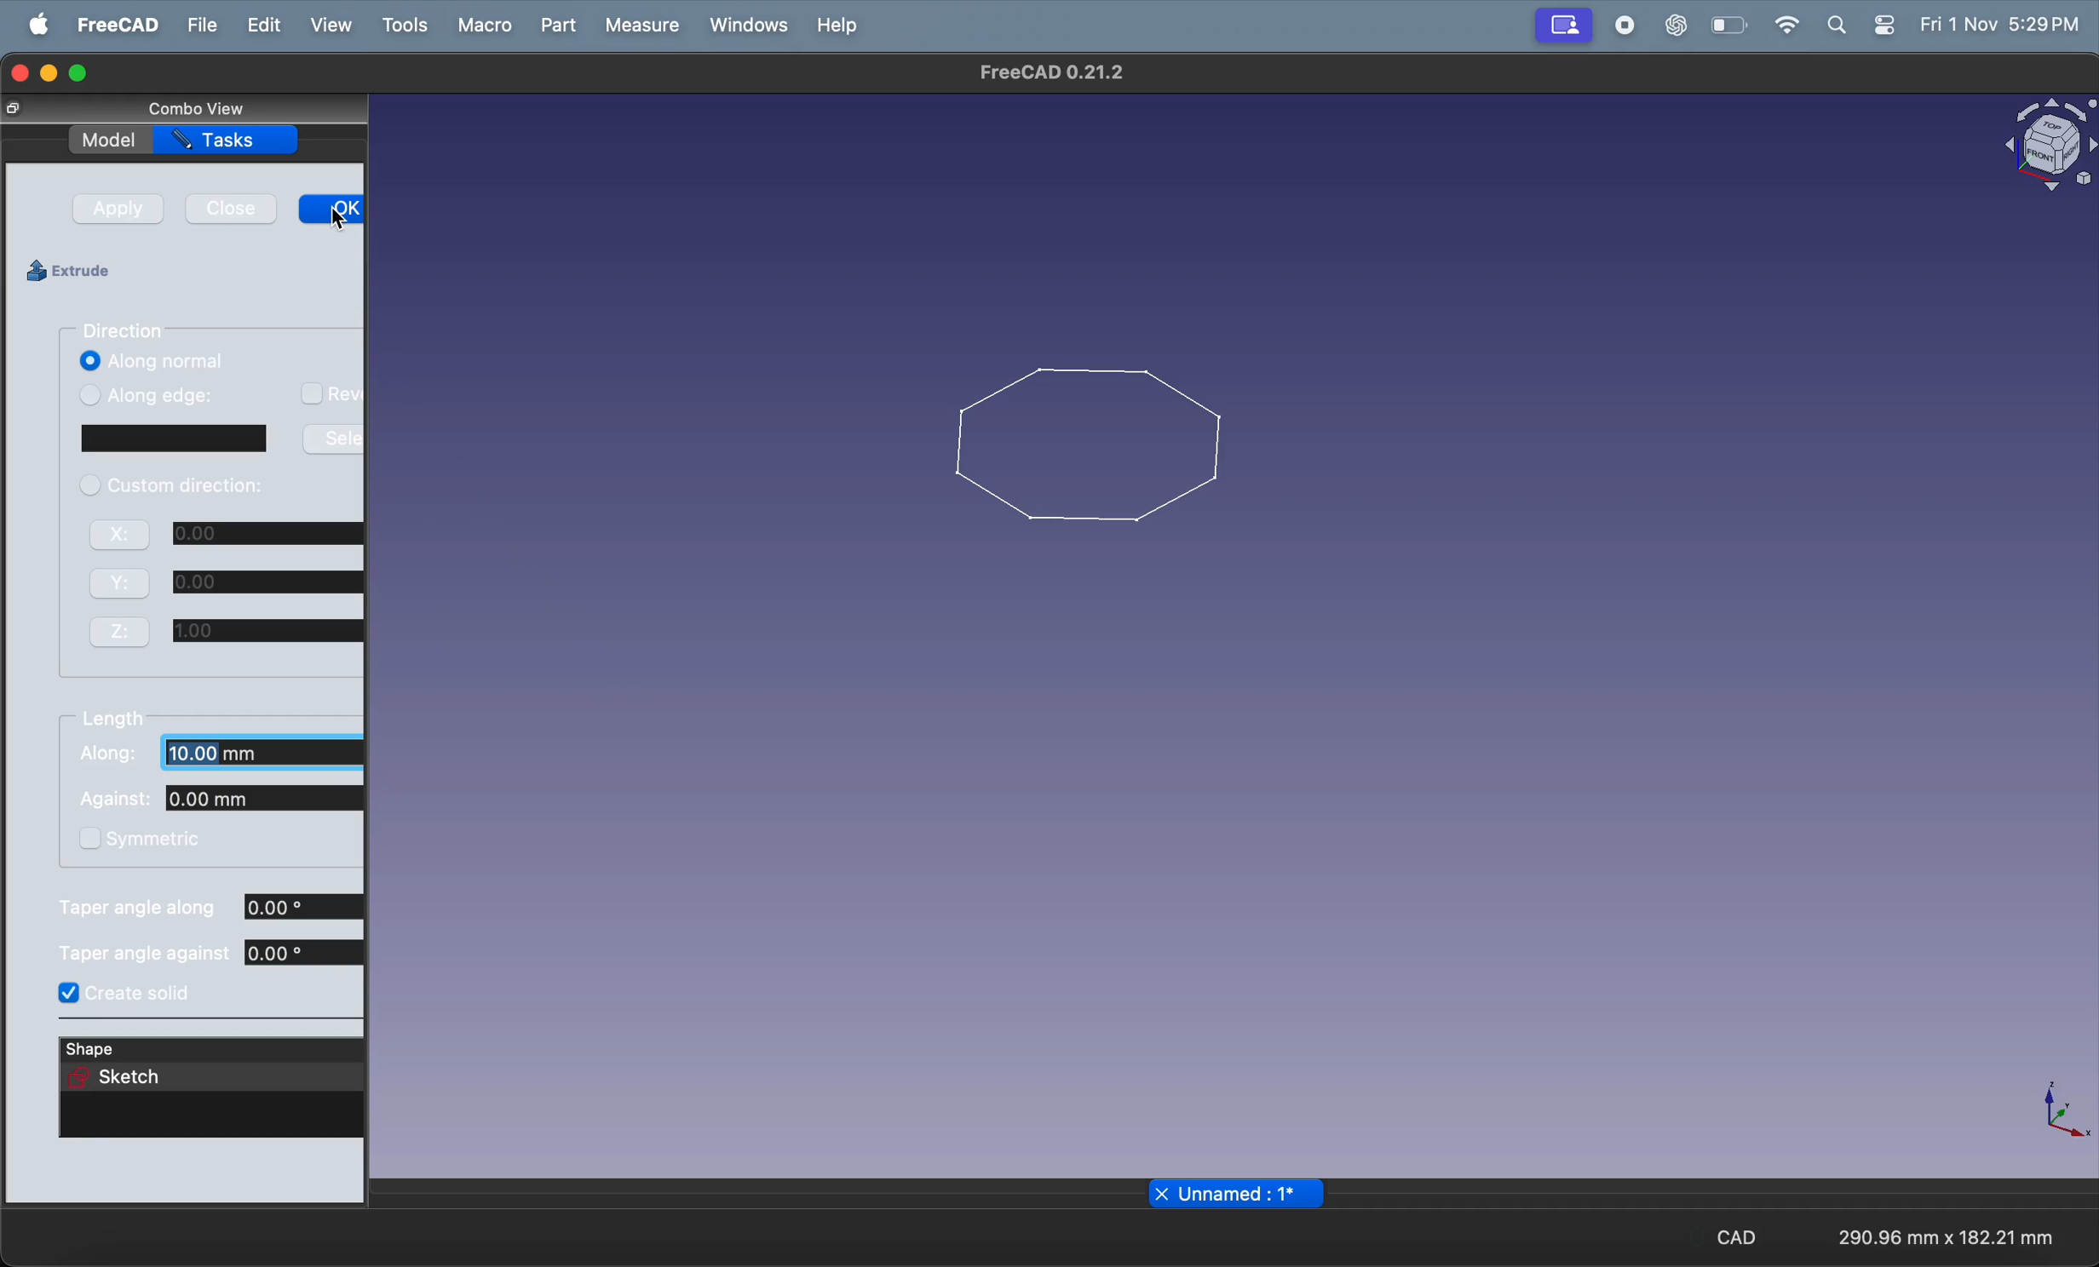 The width and height of the screenshot is (2099, 1267). I want to click on copy, so click(29, 110).